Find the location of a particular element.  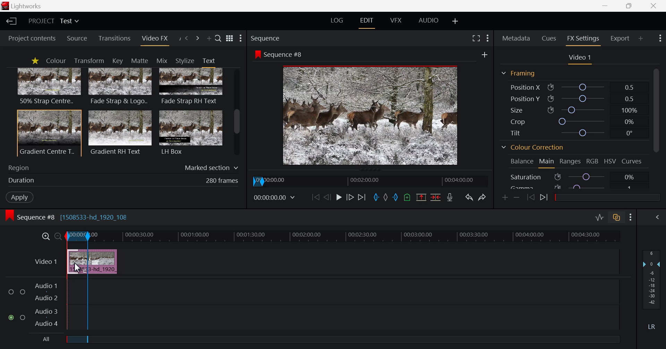

Gradient Centre is located at coordinates (49, 133).